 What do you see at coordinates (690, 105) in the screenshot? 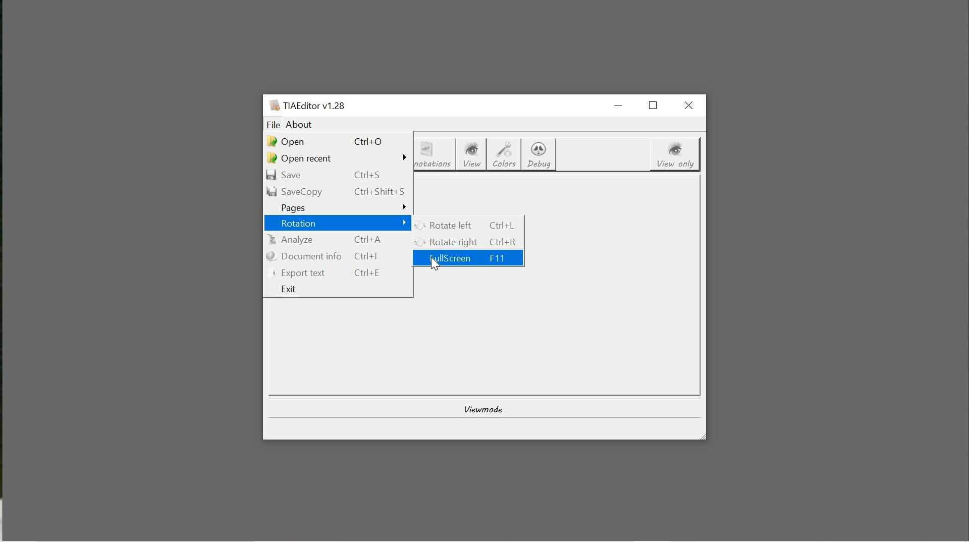
I see `close` at bounding box center [690, 105].